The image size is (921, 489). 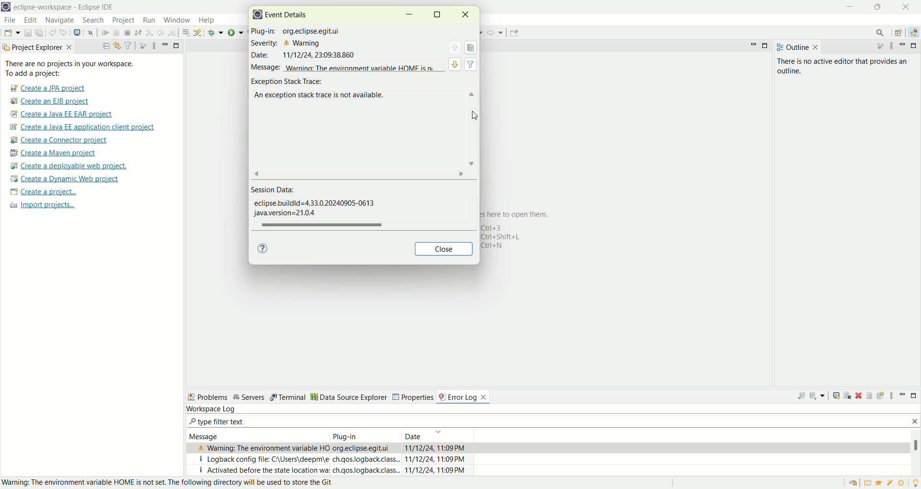 What do you see at coordinates (914, 396) in the screenshot?
I see `maximize` at bounding box center [914, 396].